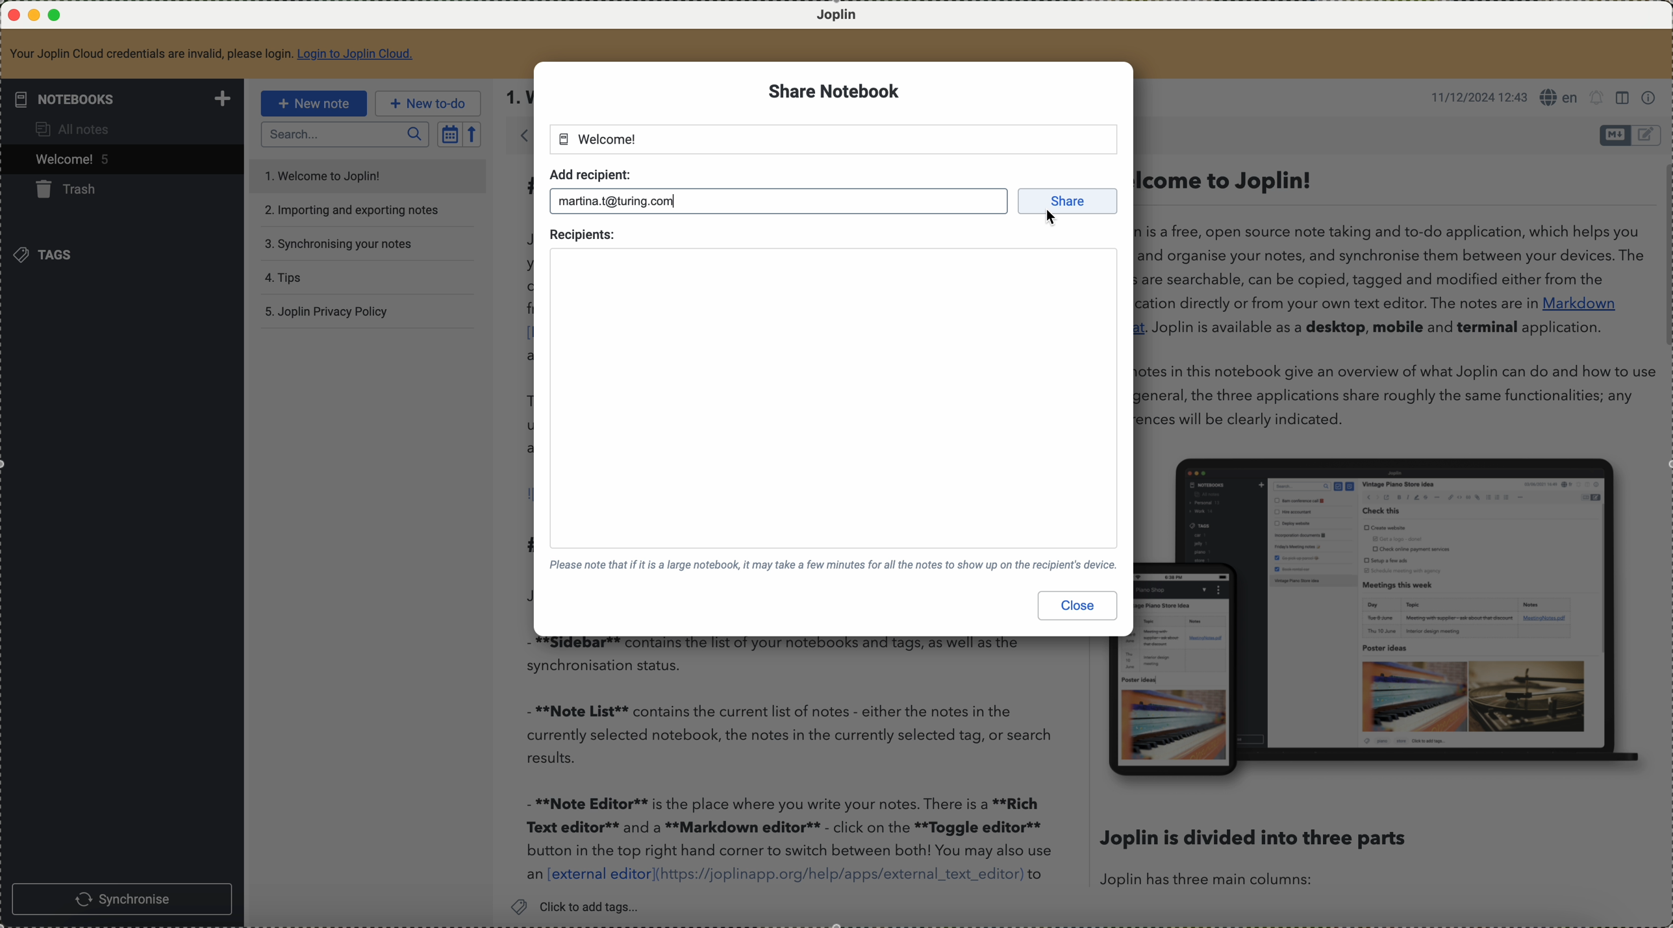  What do you see at coordinates (796, 764) in the screenshot?
I see `- **Note List** contains the current list of notes - either the notes in the
currently selected notebook, the notes in the currently selected tag, or search
results.

- **Note Editor** is the place where you write your notes. There is a **Rich
Text editor** and a **Markdown editor** - click on the **Toggle editor**
button in the top right hand corner to switch between both! You may also use
an [external editor](https://joplinapp.org/help/apps/external_text_editor) to` at bounding box center [796, 764].